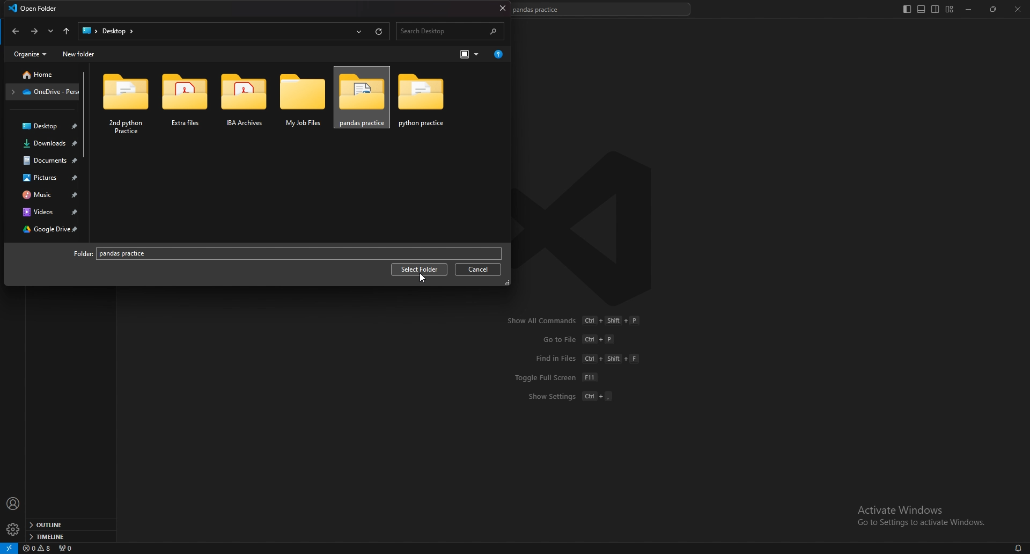 This screenshot has width=1030, height=554. What do you see at coordinates (359, 30) in the screenshot?
I see `recent` at bounding box center [359, 30].